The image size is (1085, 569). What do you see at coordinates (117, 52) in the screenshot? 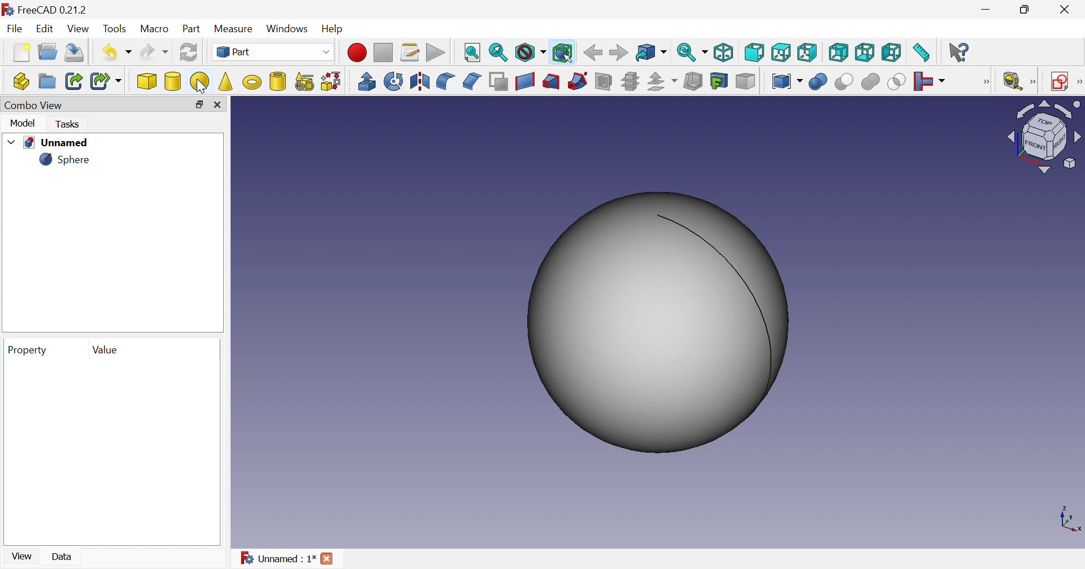
I see `Undo` at bounding box center [117, 52].